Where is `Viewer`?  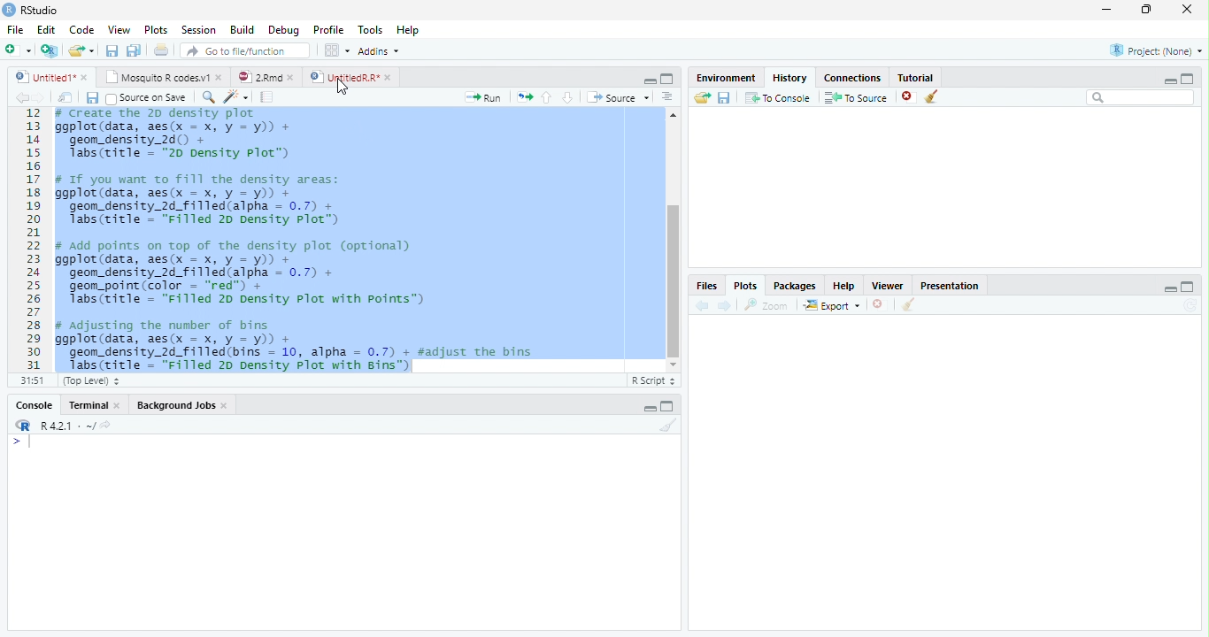 Viewer is located at coordinates (886, 285).